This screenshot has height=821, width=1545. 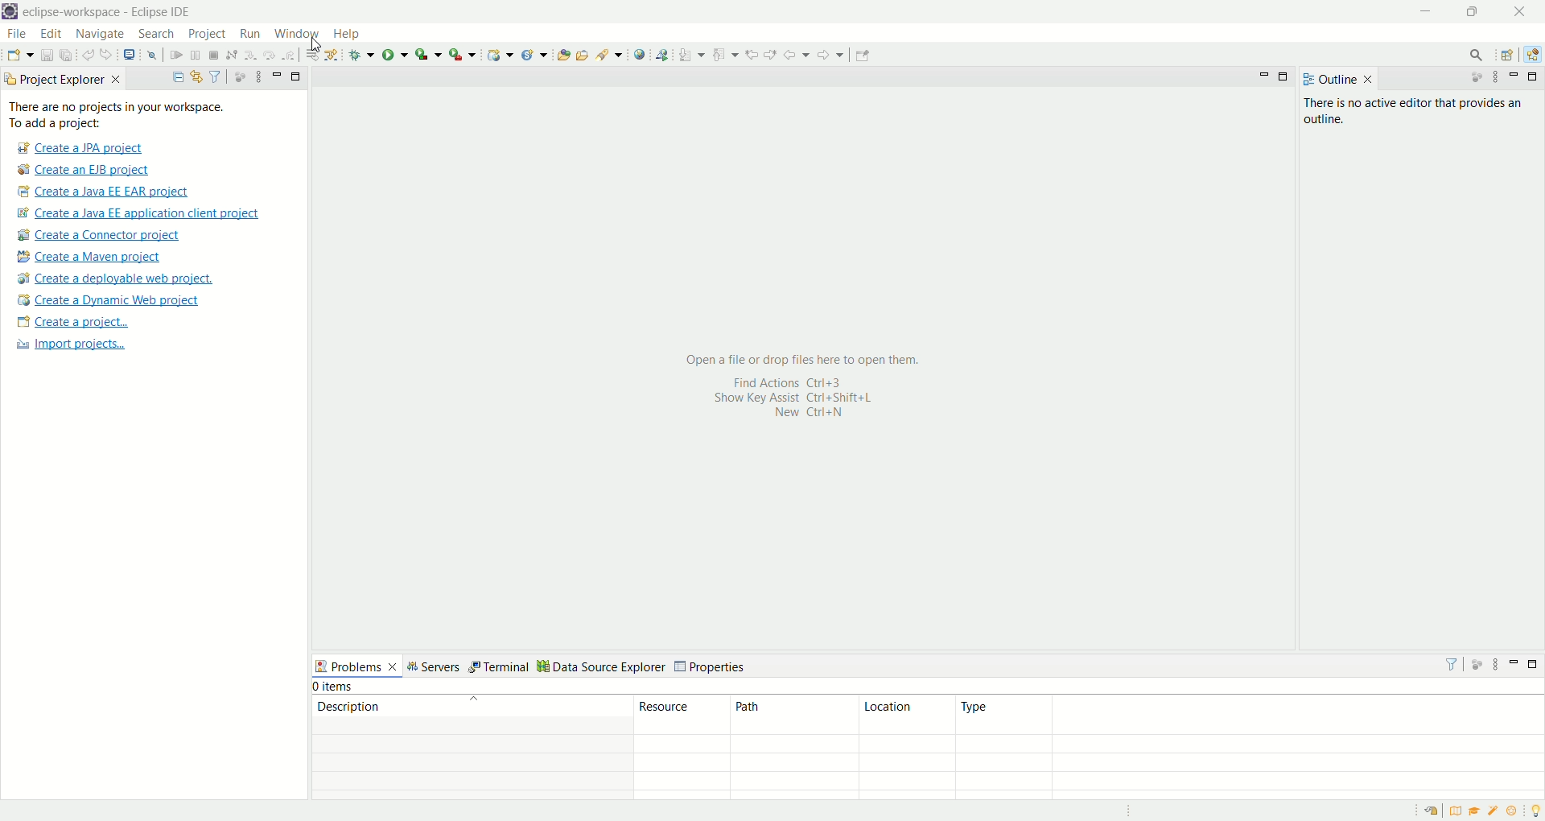 What do you see at coordinates (1003, 716) in the screenshot?
I see `type` at bounding box center [1003, 716].